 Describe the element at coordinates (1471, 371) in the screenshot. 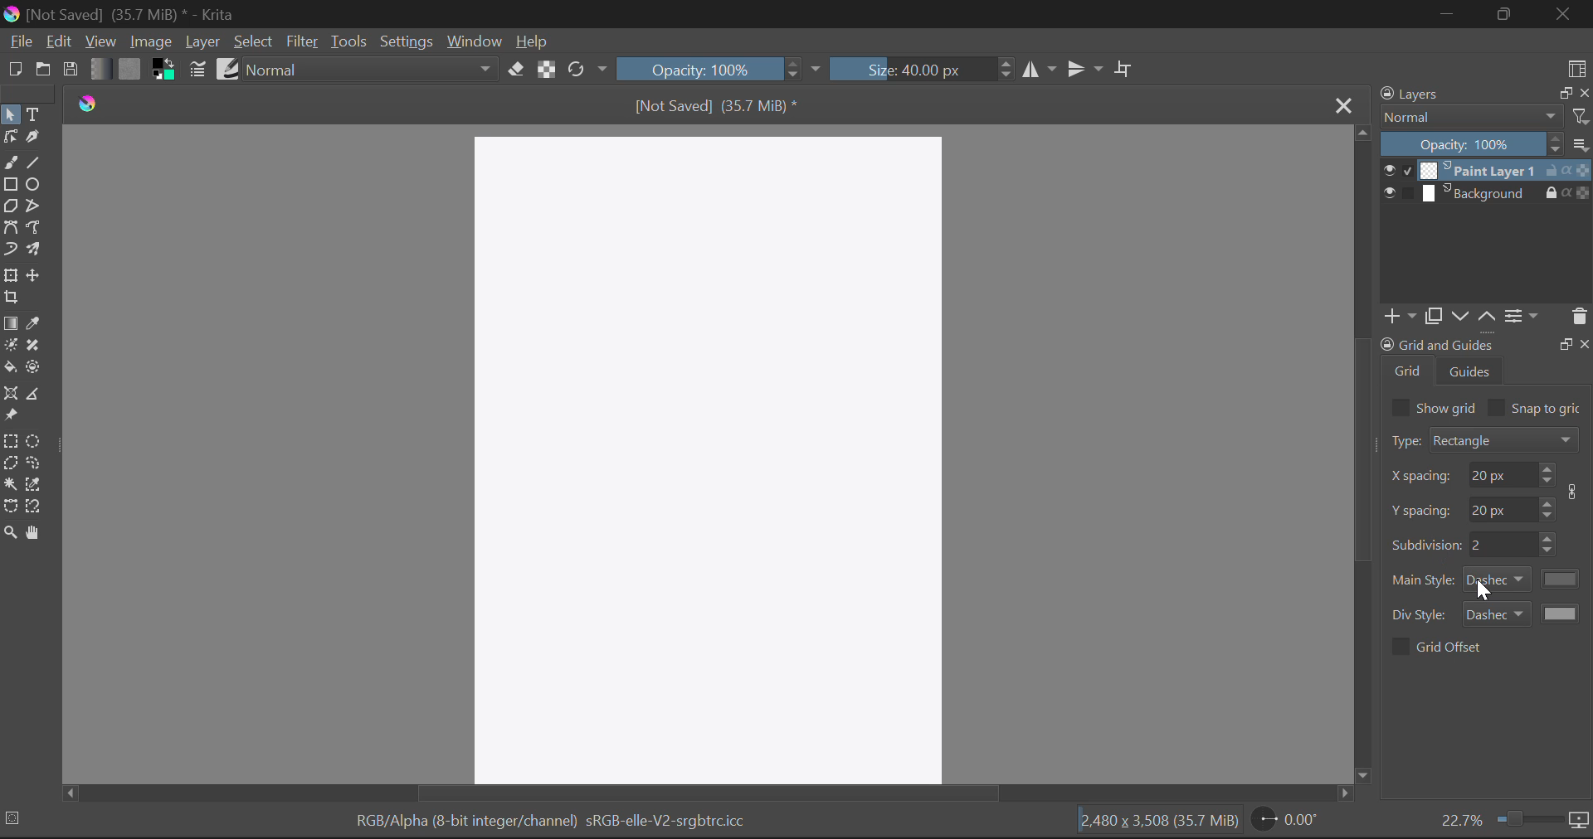

I see `guides` at that location.